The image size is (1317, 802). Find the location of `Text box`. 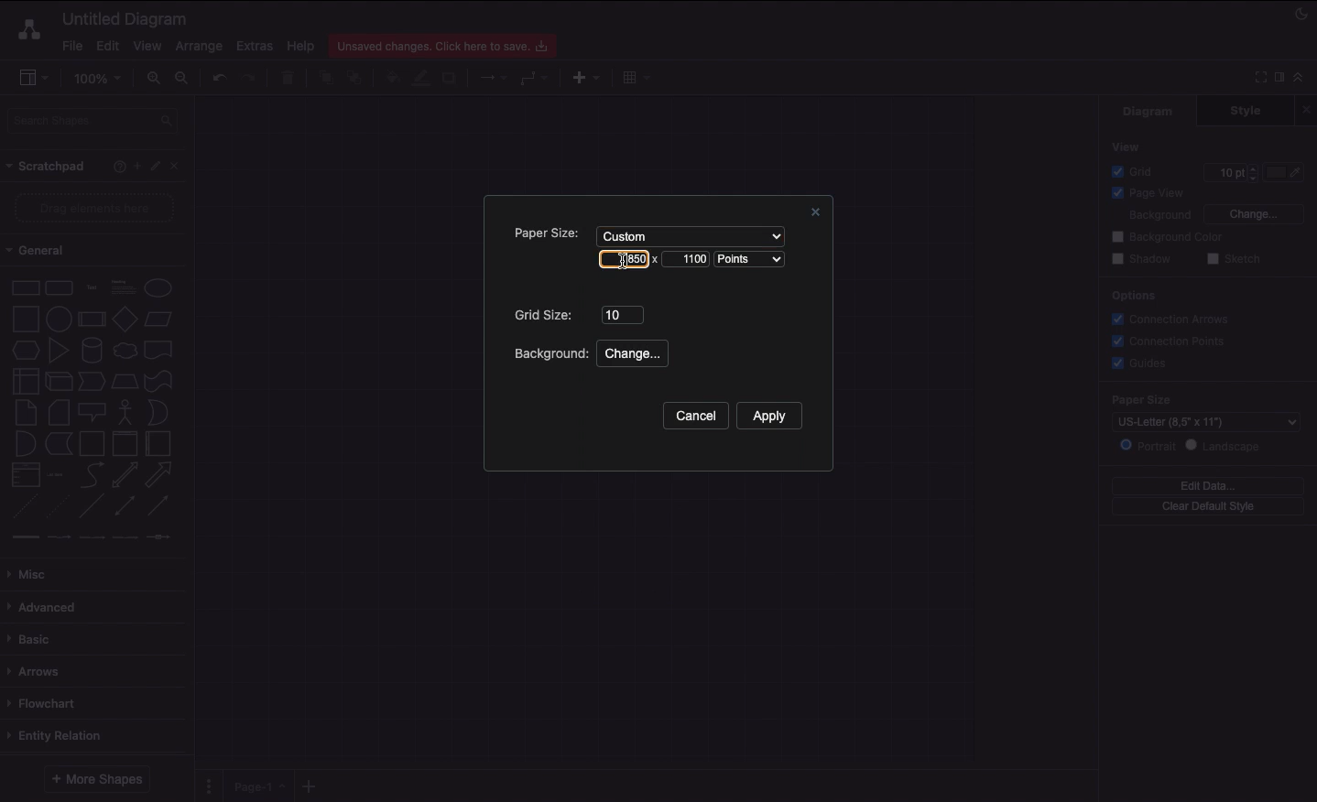

Text box is located at coordinates (122, 287).